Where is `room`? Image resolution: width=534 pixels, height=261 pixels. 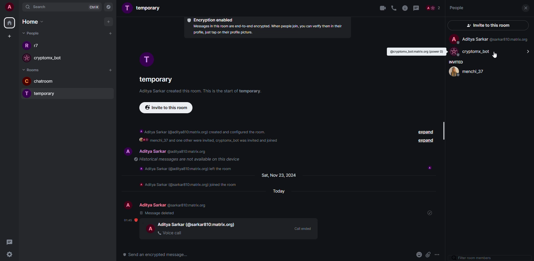
room is located at coordinates (50, 95).